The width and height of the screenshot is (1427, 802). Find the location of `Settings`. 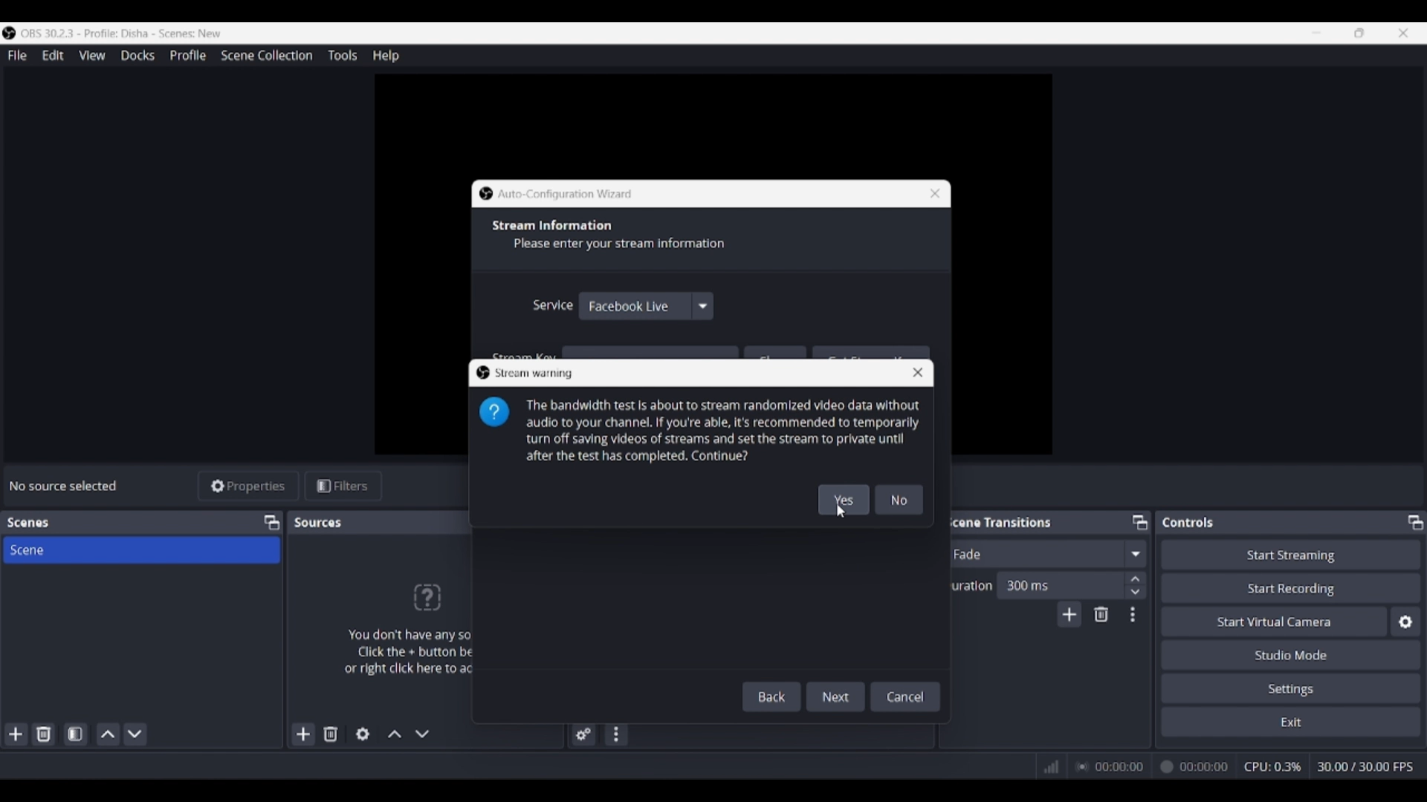

Settings is located at coordinates (1292, 688).